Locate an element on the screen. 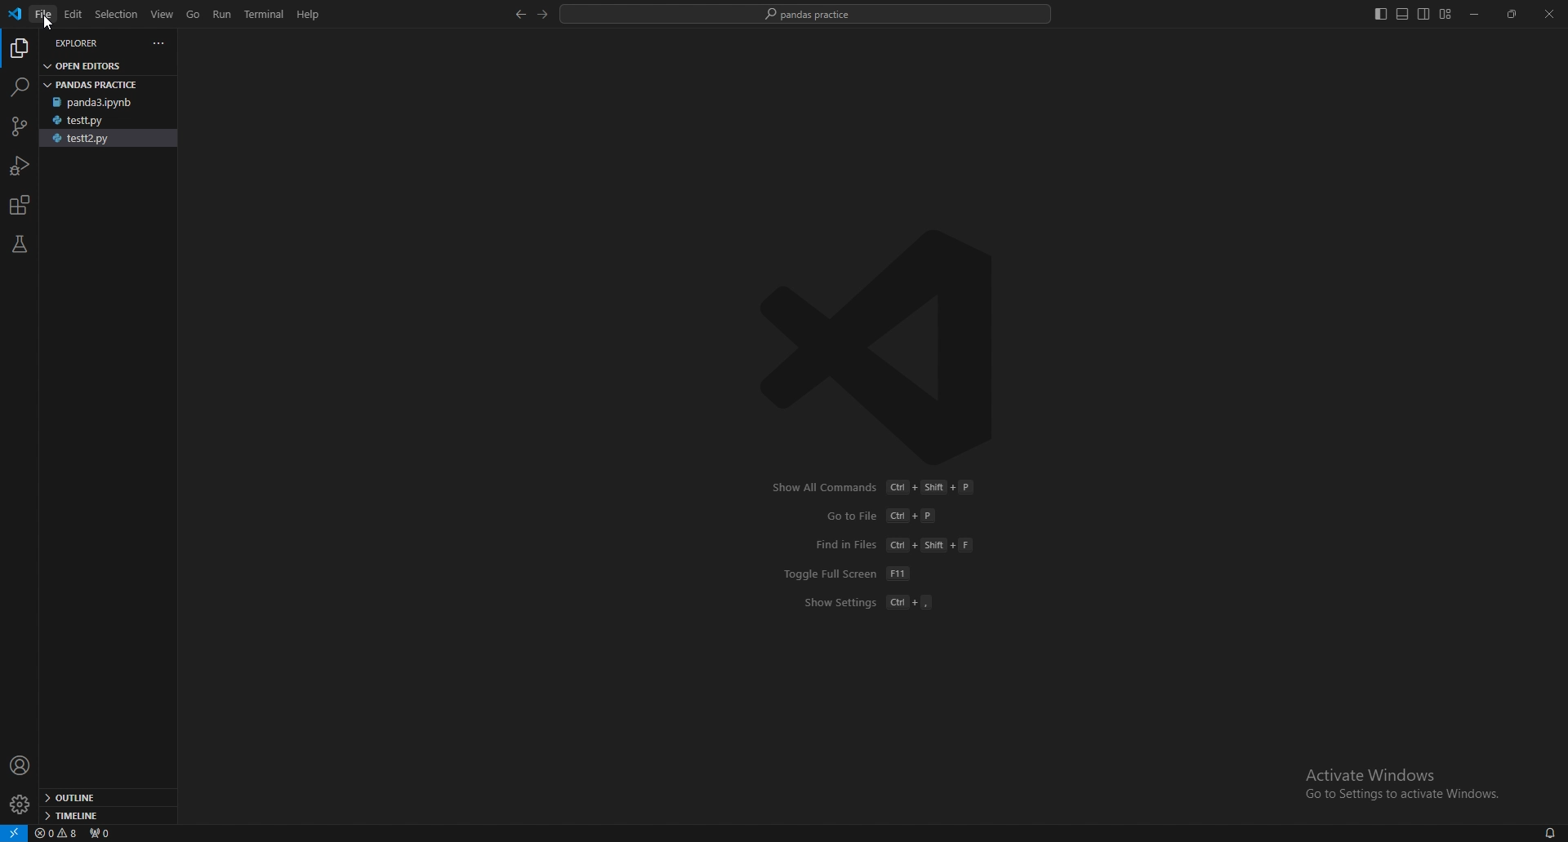 This screenshot has width=1568, height=842. testt.py is located at coordinates (107, 121).